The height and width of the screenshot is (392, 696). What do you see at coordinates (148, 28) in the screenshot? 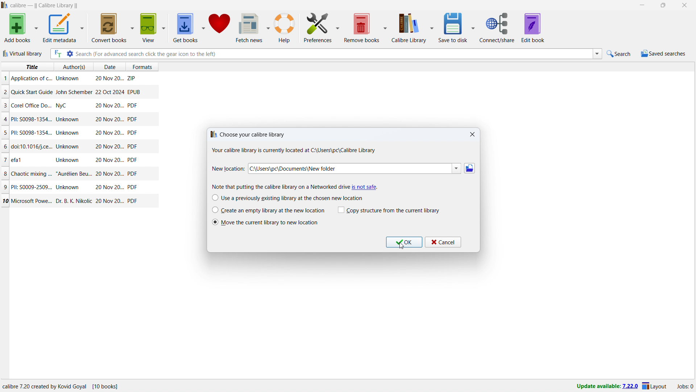
I see `view` at bounding box center [148, 28].